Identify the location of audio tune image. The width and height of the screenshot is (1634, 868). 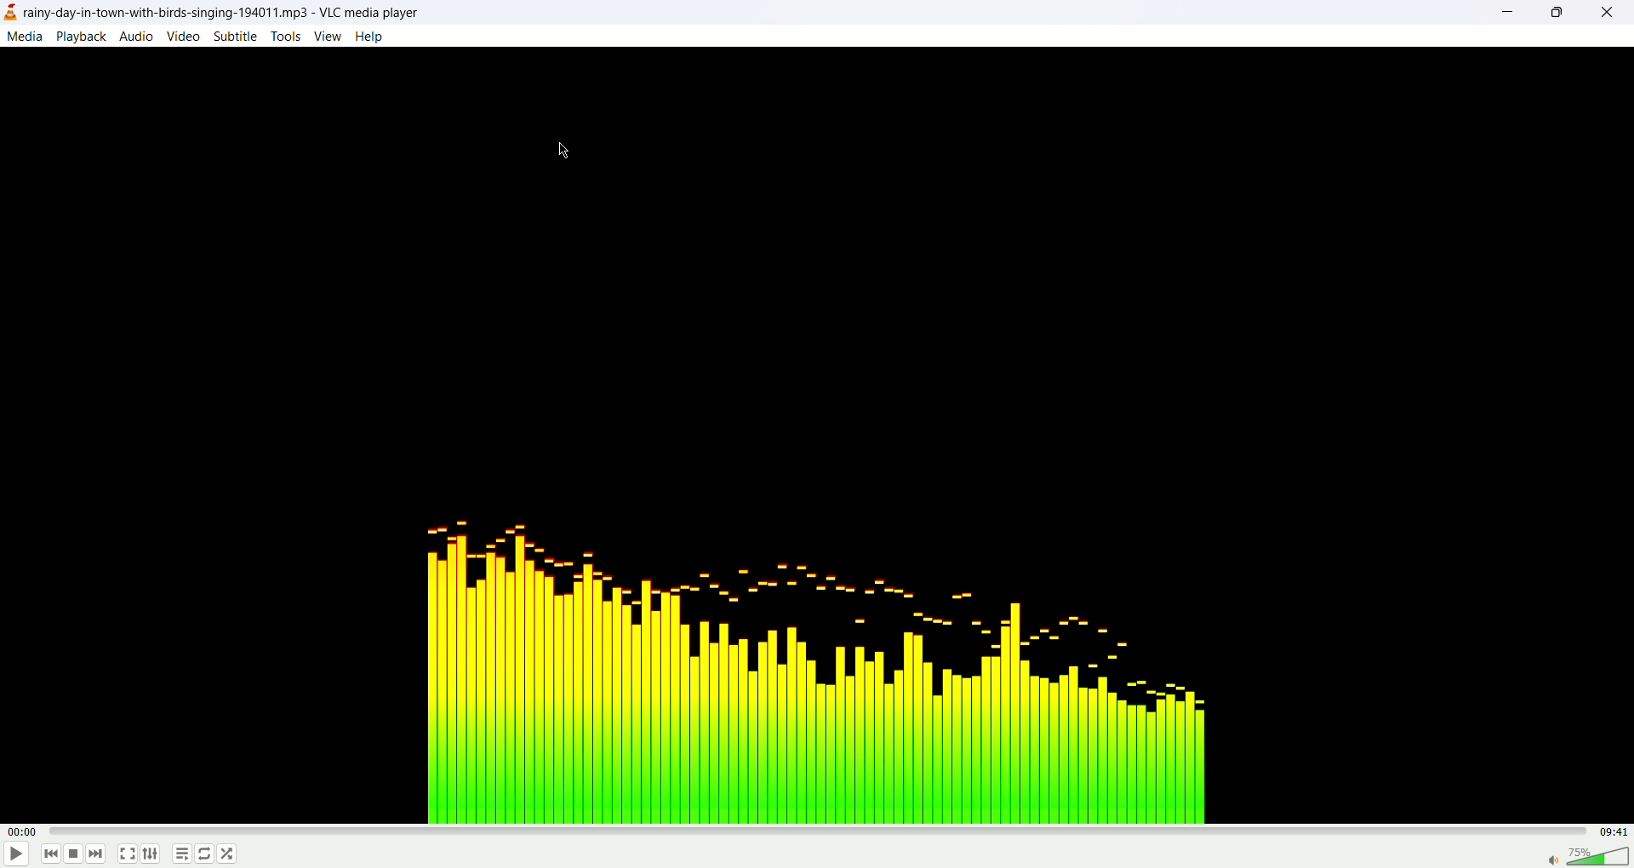
(806, 665).